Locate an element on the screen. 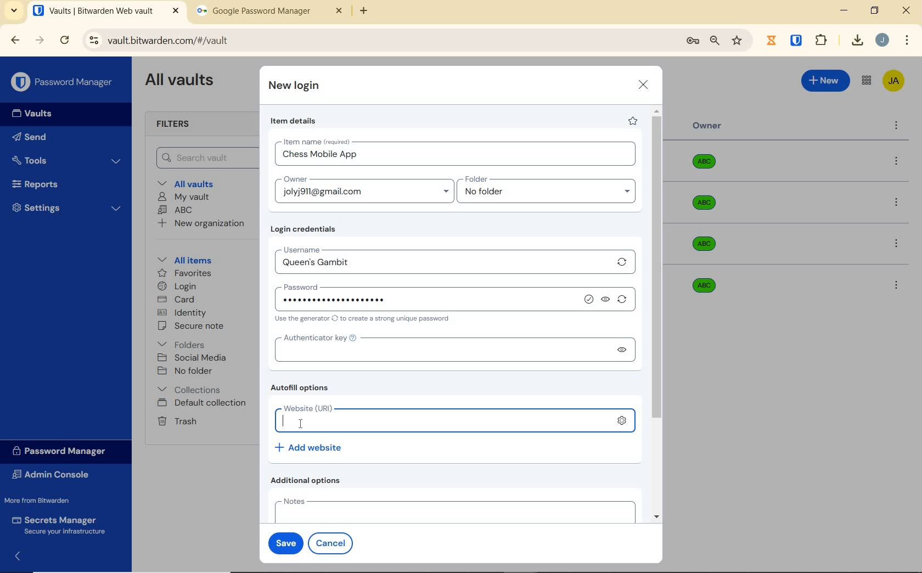  customize Google chrome is located at coordinates (907, 41).